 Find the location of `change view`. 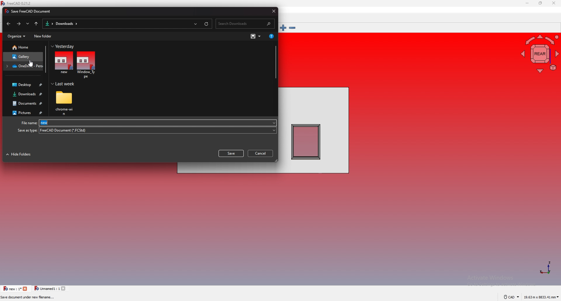

change view is located at coordinates (255, 36).